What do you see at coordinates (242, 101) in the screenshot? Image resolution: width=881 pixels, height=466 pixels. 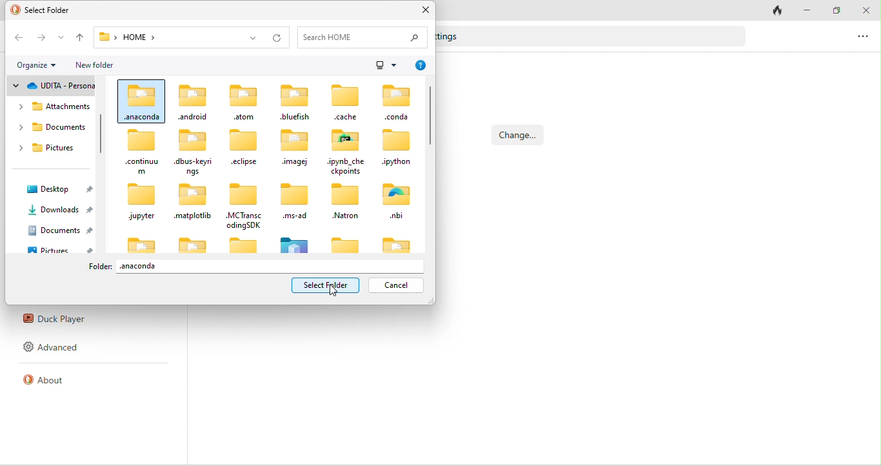 I see `.atom` at bounding box center [242, 101].